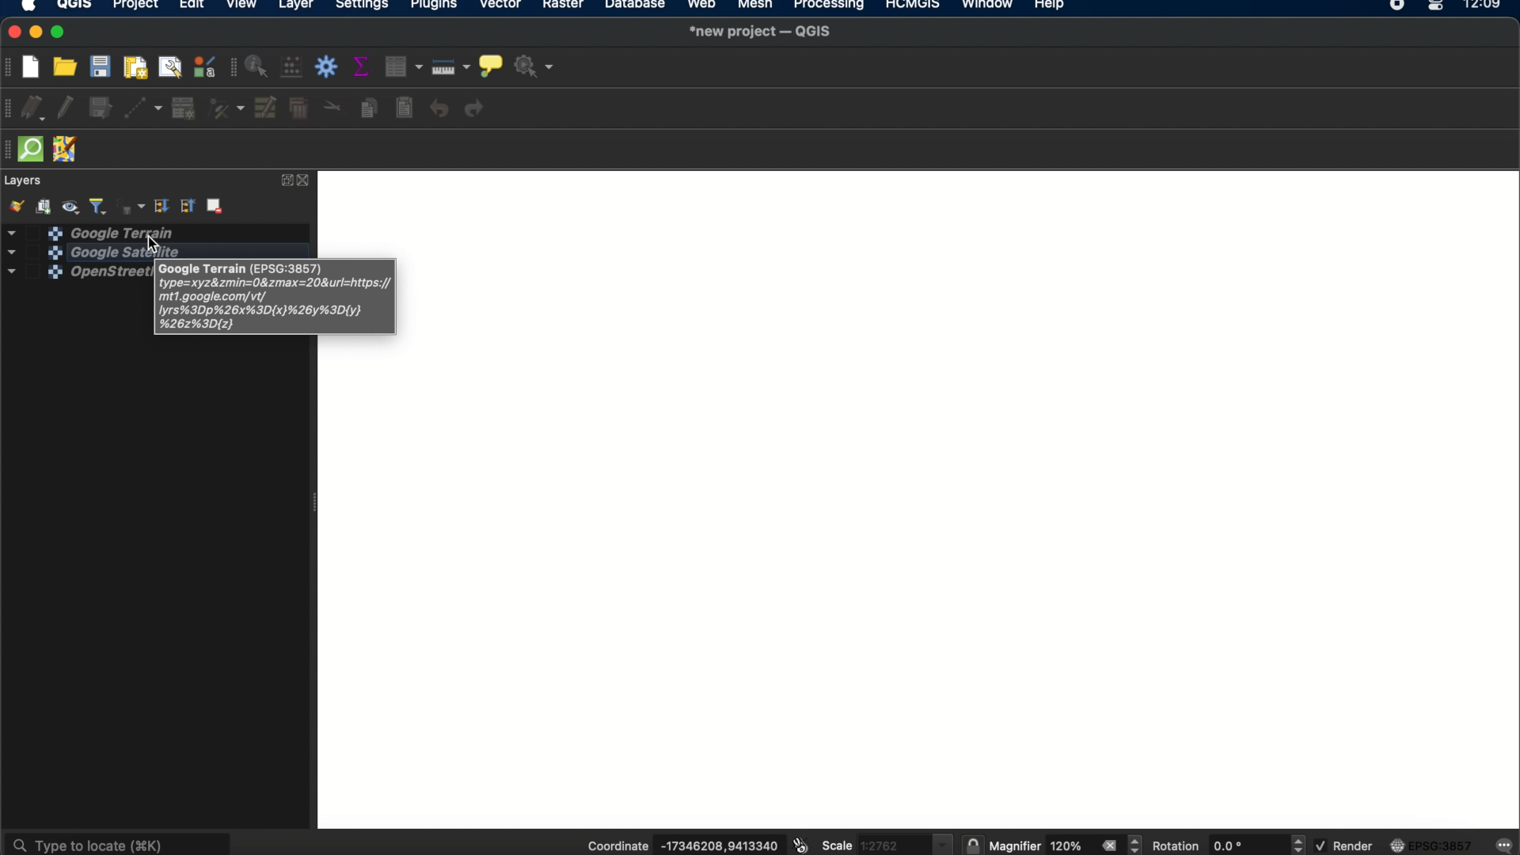 Image resolution: width=1520 pixels, height=855 pixels. What do you see at coordinates (702, 6) in the screenshot?
I see `web` at bounding box center [702, 6].